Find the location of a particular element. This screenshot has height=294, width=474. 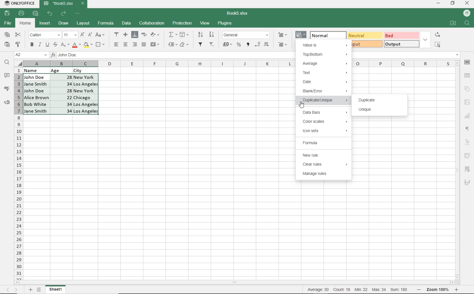

DATE is located at coordinates (324, 83).